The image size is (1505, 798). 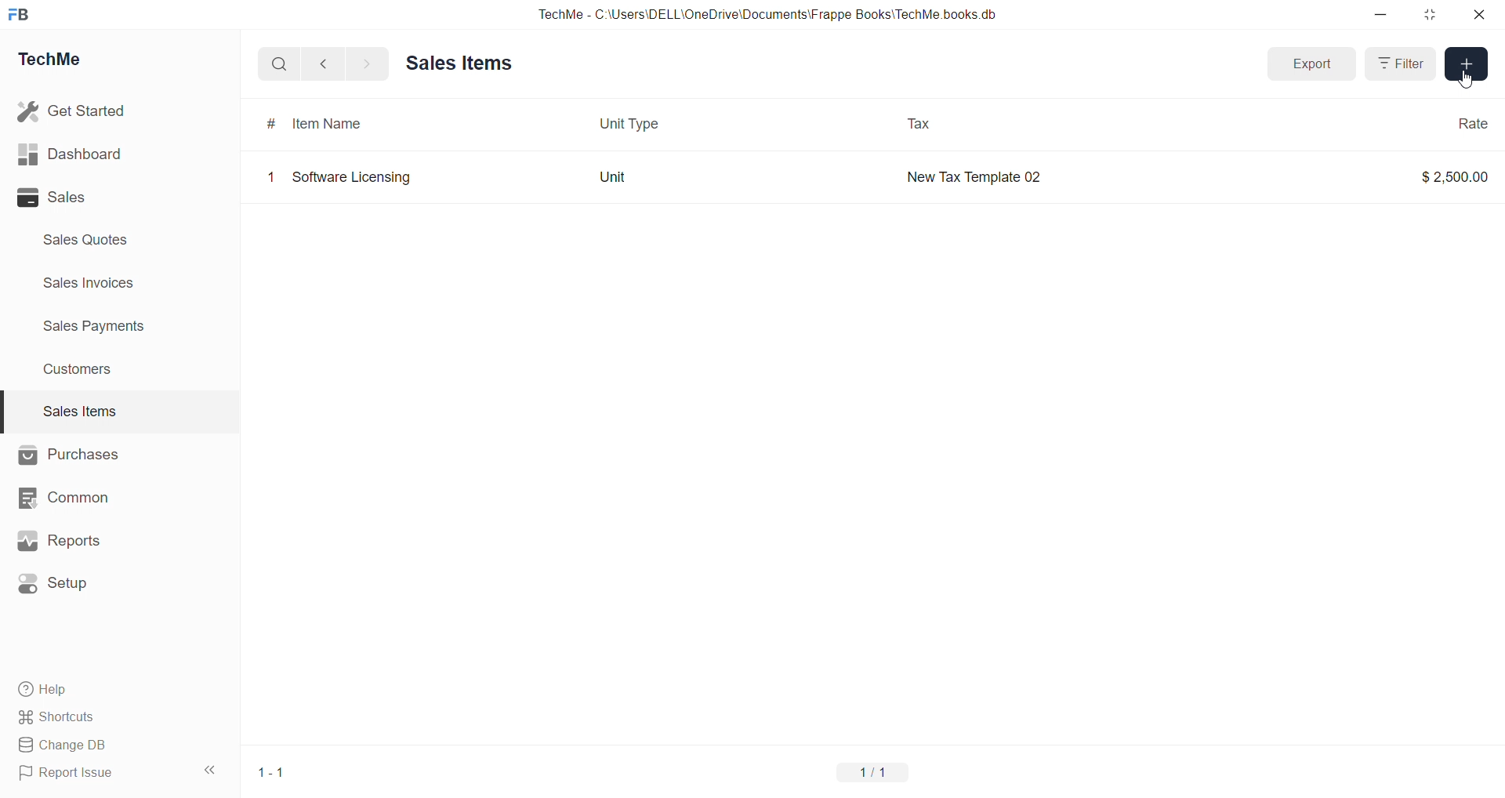 What do you see at coordinates (1480, 14) in the screenshot?
I see `close` at bounding box center [1480, 14].